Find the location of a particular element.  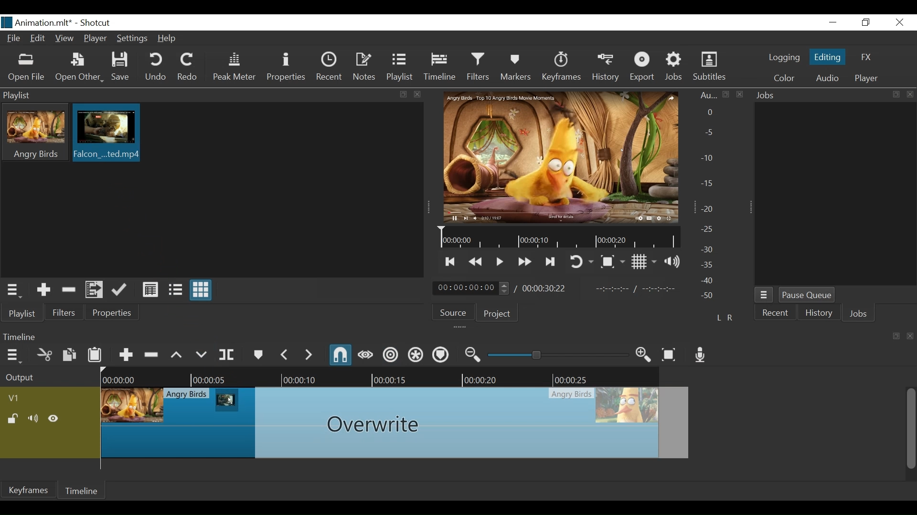

View as Icon is located at coordinates (202, 290).